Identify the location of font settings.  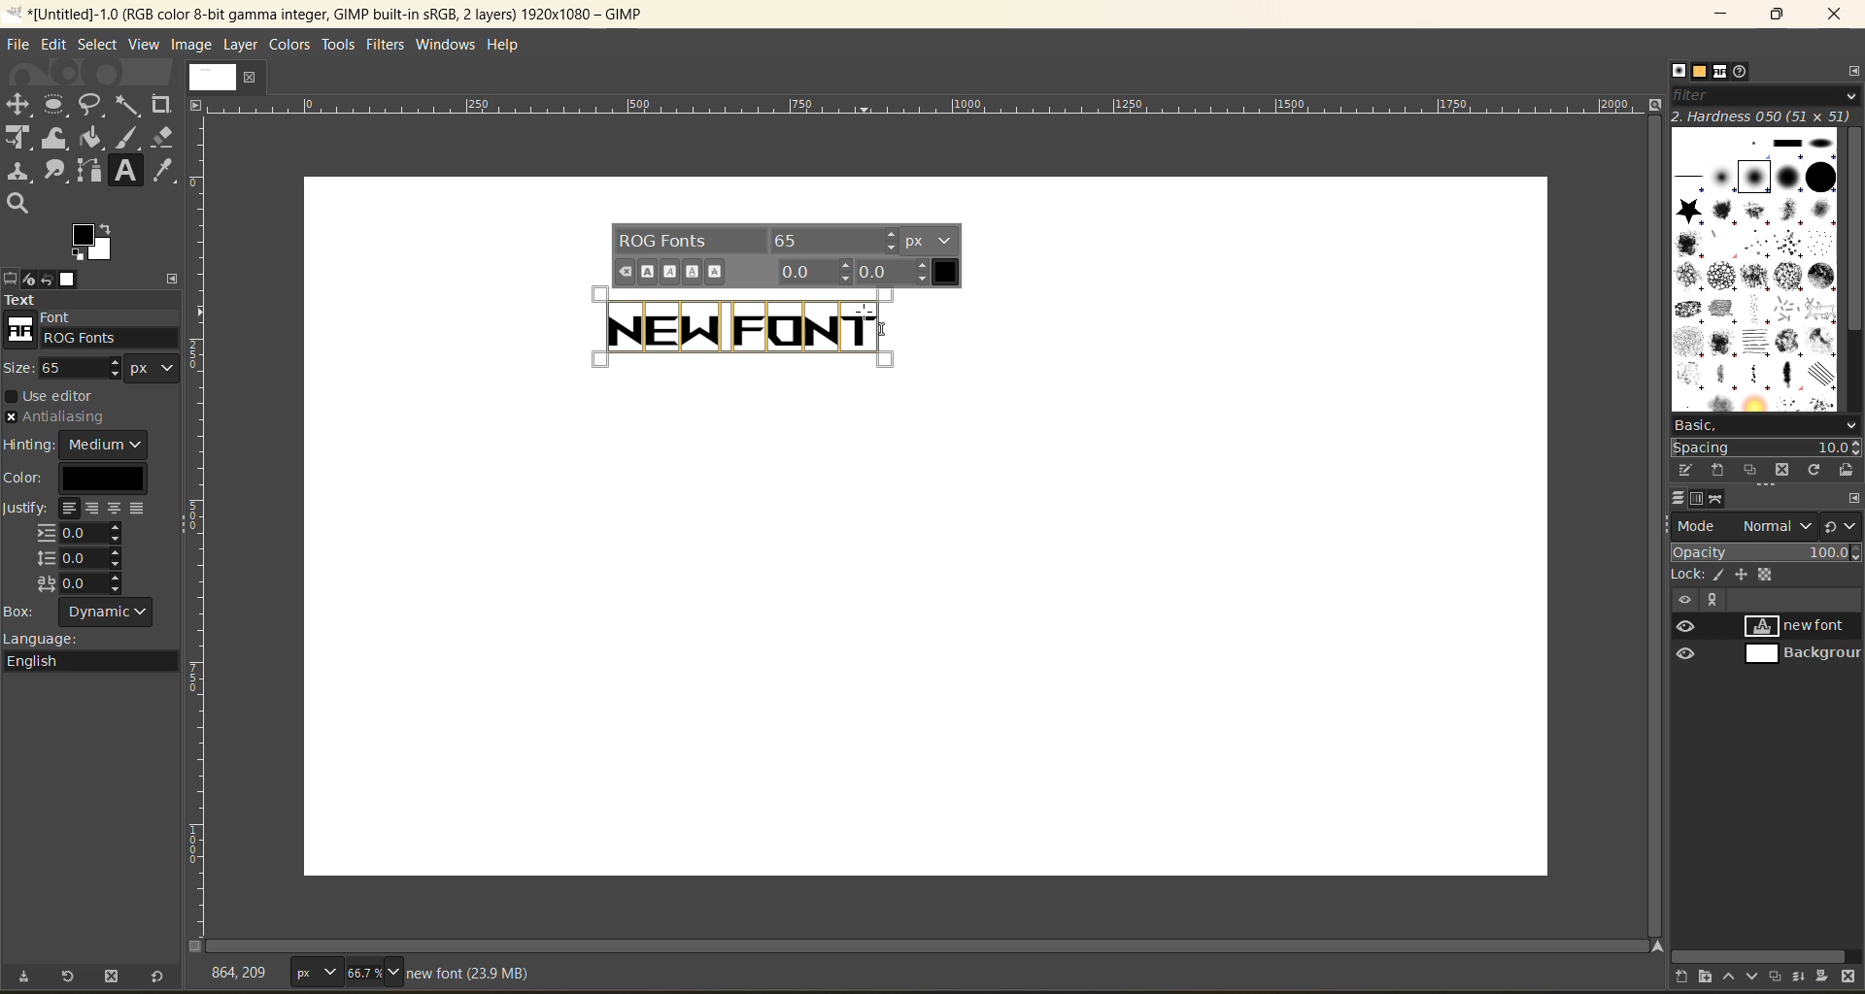
(785, 255).